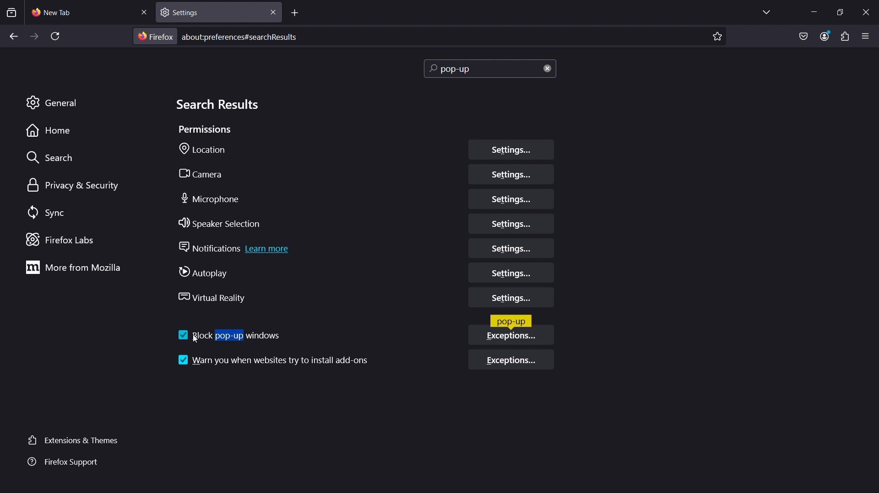 The height and width of the screenshot is (493, 879). What do you see at coordinates (212, 297) in the screenshot?
I see `Virtual Reality` at bounding box center [212, 297].